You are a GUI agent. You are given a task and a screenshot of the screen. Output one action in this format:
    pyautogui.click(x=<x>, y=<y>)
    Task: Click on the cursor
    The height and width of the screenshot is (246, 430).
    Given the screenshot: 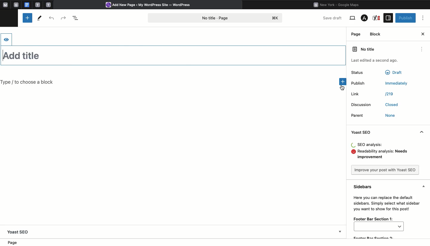 What is the action you would take?
    pyautogui.click(x=342, y=88)
    